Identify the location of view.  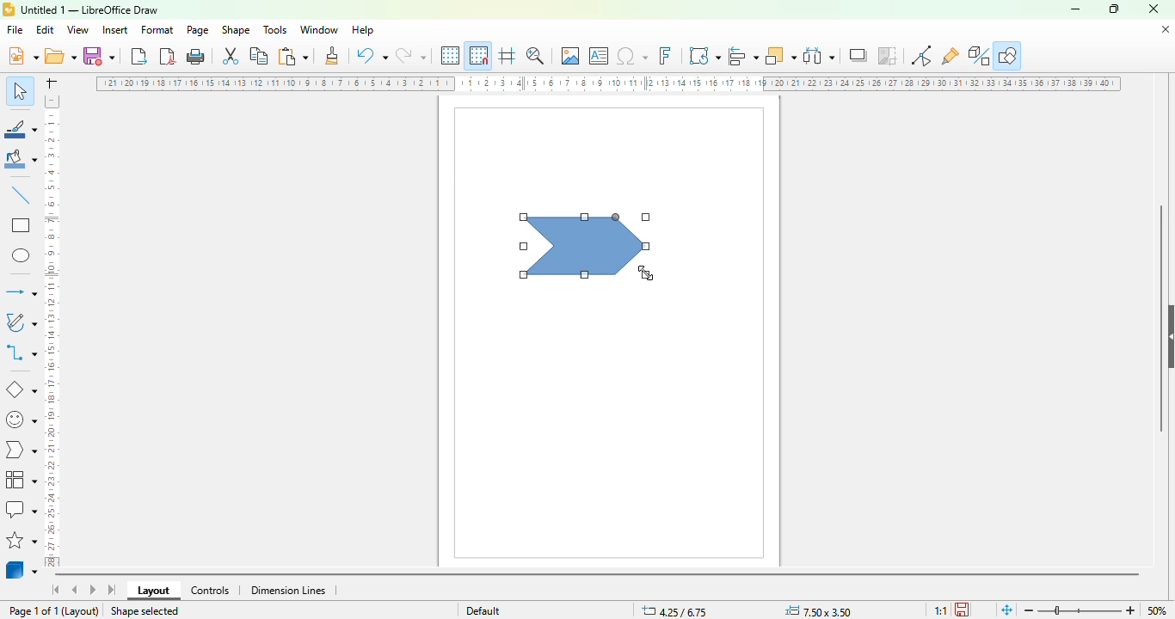
(77, 30).